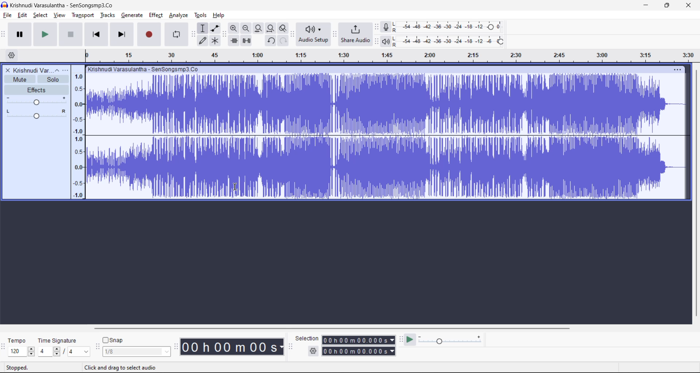 The height and width of the screenshot is (373, 700). Describe the element at coordinates (23, 15) in the screenshot. I see `edit` at that location.